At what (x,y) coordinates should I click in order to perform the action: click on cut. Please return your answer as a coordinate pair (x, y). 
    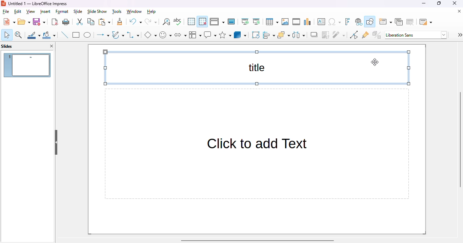
    Looking at the image, I should click on (80, 22).